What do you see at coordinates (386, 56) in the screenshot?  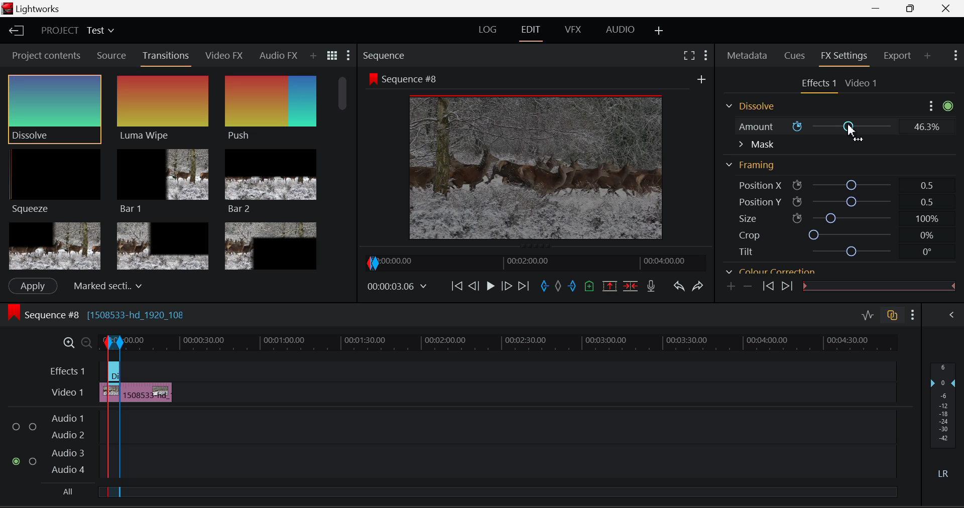 I see `Sequence Preview Section` at bounding box center [386, 56].